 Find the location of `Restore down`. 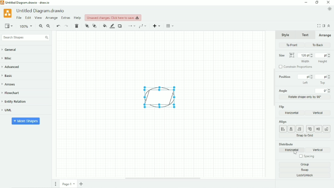

Restore down is located at coordinates (317, 2).